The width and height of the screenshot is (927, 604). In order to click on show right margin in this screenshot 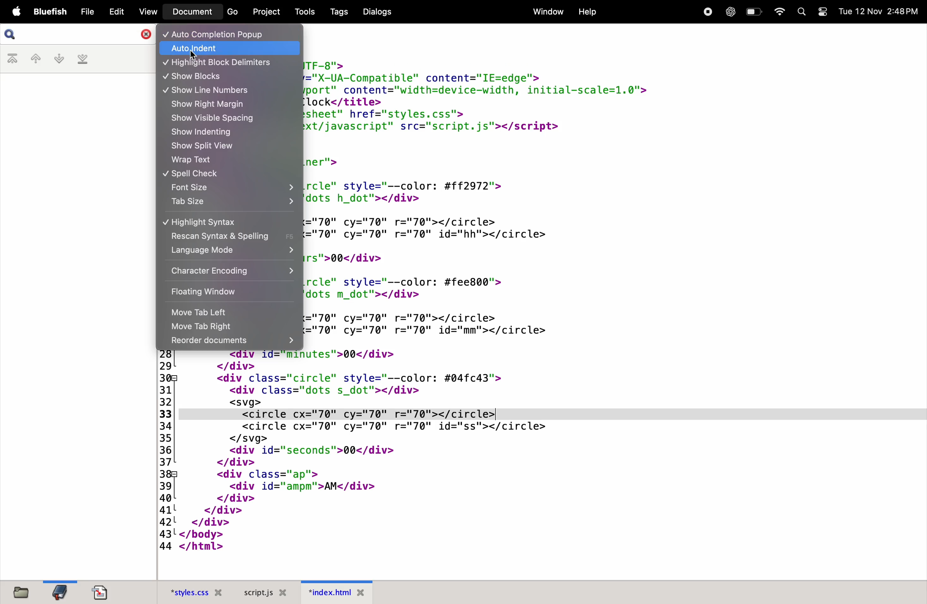, I will do `click(226, 106)`.